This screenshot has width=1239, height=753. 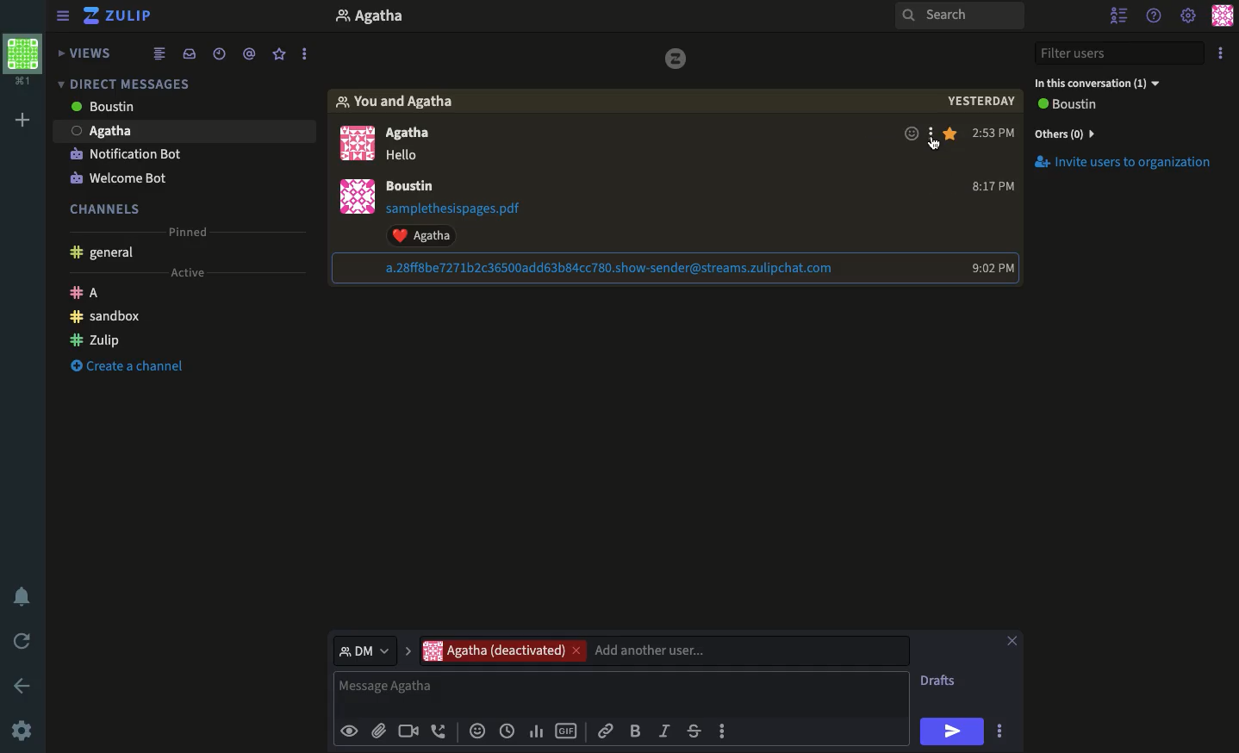 What do you see at coordinates (123, 368) in the screenshot?
I see `Create a channel` at bounding box center [123, 368].